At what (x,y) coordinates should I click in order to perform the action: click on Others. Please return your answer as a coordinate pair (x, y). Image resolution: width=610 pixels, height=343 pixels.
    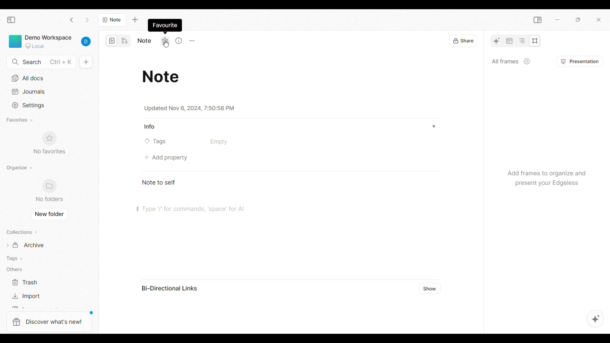
    Looking at the image, I should click on (16, 270).